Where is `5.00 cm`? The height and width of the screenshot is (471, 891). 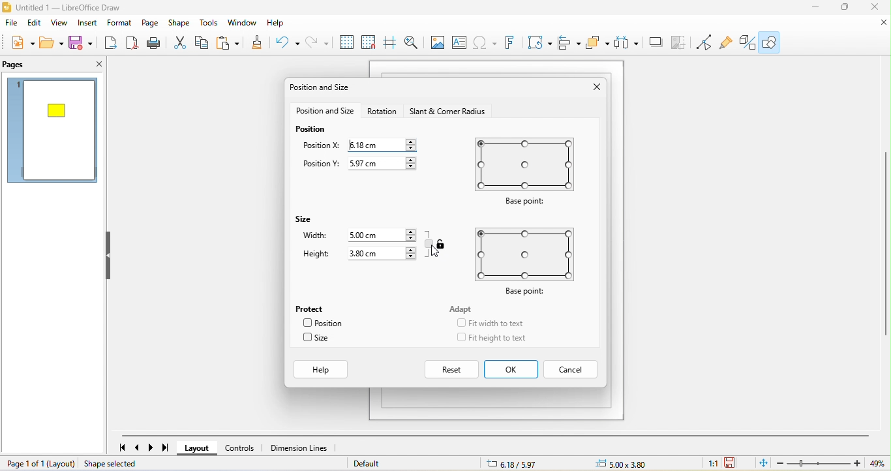
5.00 cm is located at coordinates (379, 234).